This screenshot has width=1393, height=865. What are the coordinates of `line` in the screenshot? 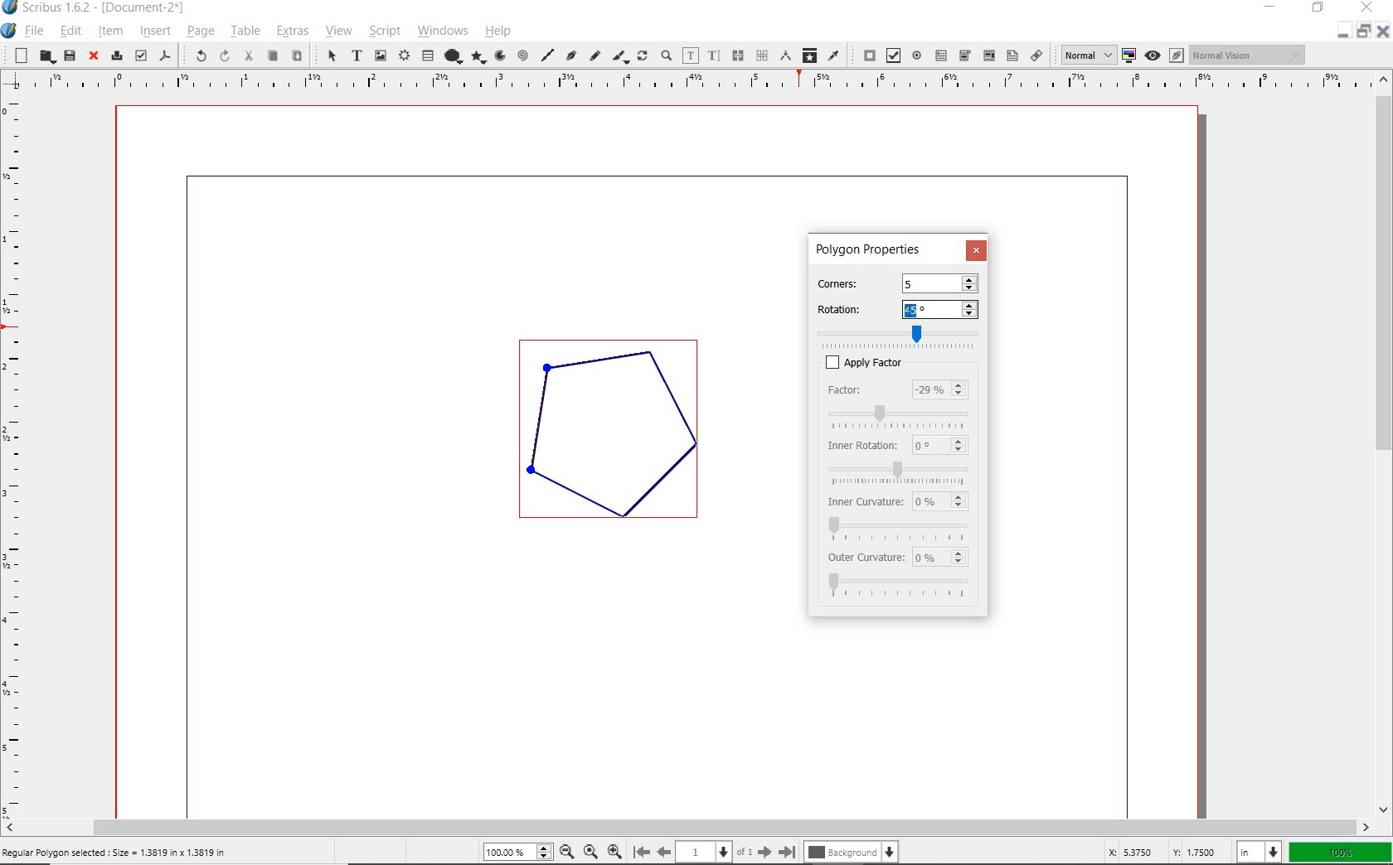 It's located at (546, 52).